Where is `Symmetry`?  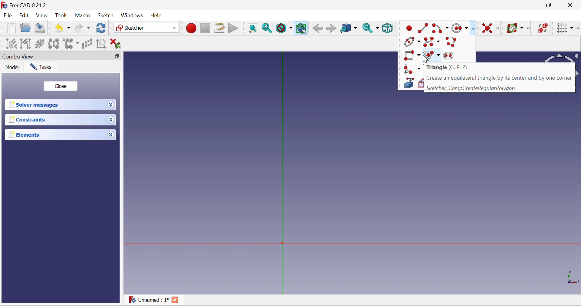 Symmetry is located at coordinates (54, 43).